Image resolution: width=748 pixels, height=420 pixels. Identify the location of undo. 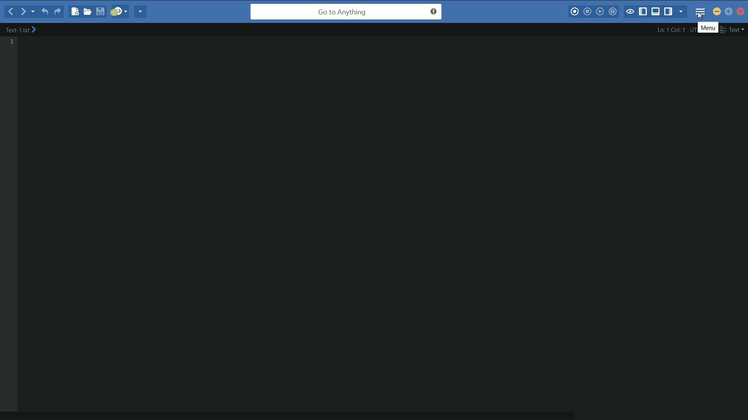
(44, 12).